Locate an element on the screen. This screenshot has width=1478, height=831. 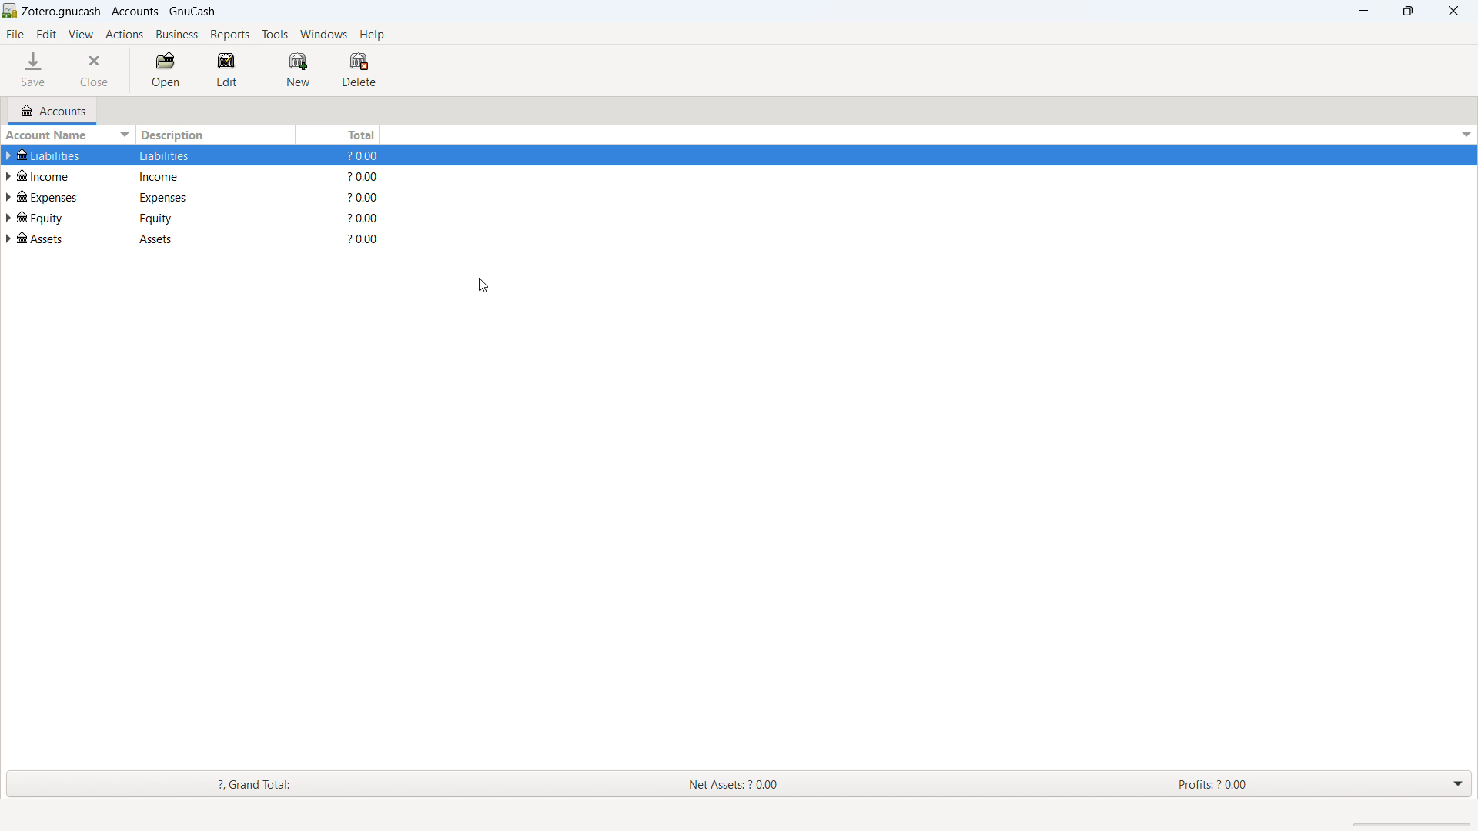
equity is located at coordinates (52, 216).